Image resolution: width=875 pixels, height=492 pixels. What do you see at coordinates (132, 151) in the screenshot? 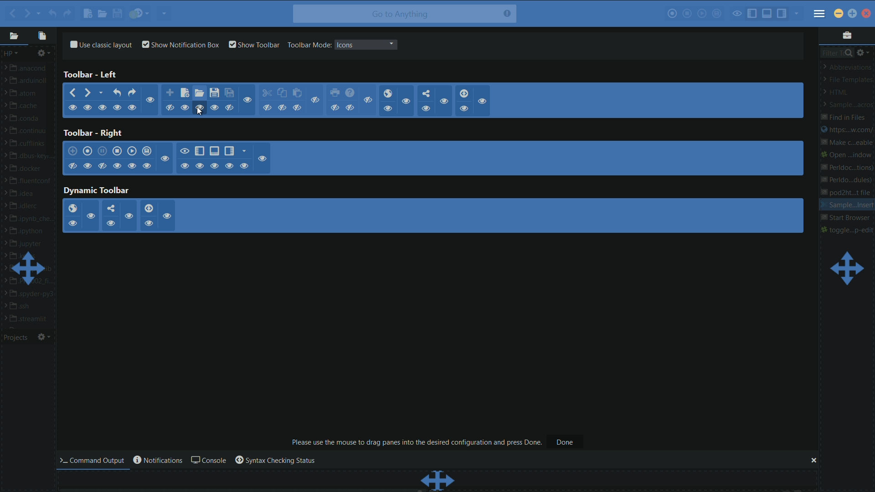
I see `play last macro` at bounding box center [132, 151].